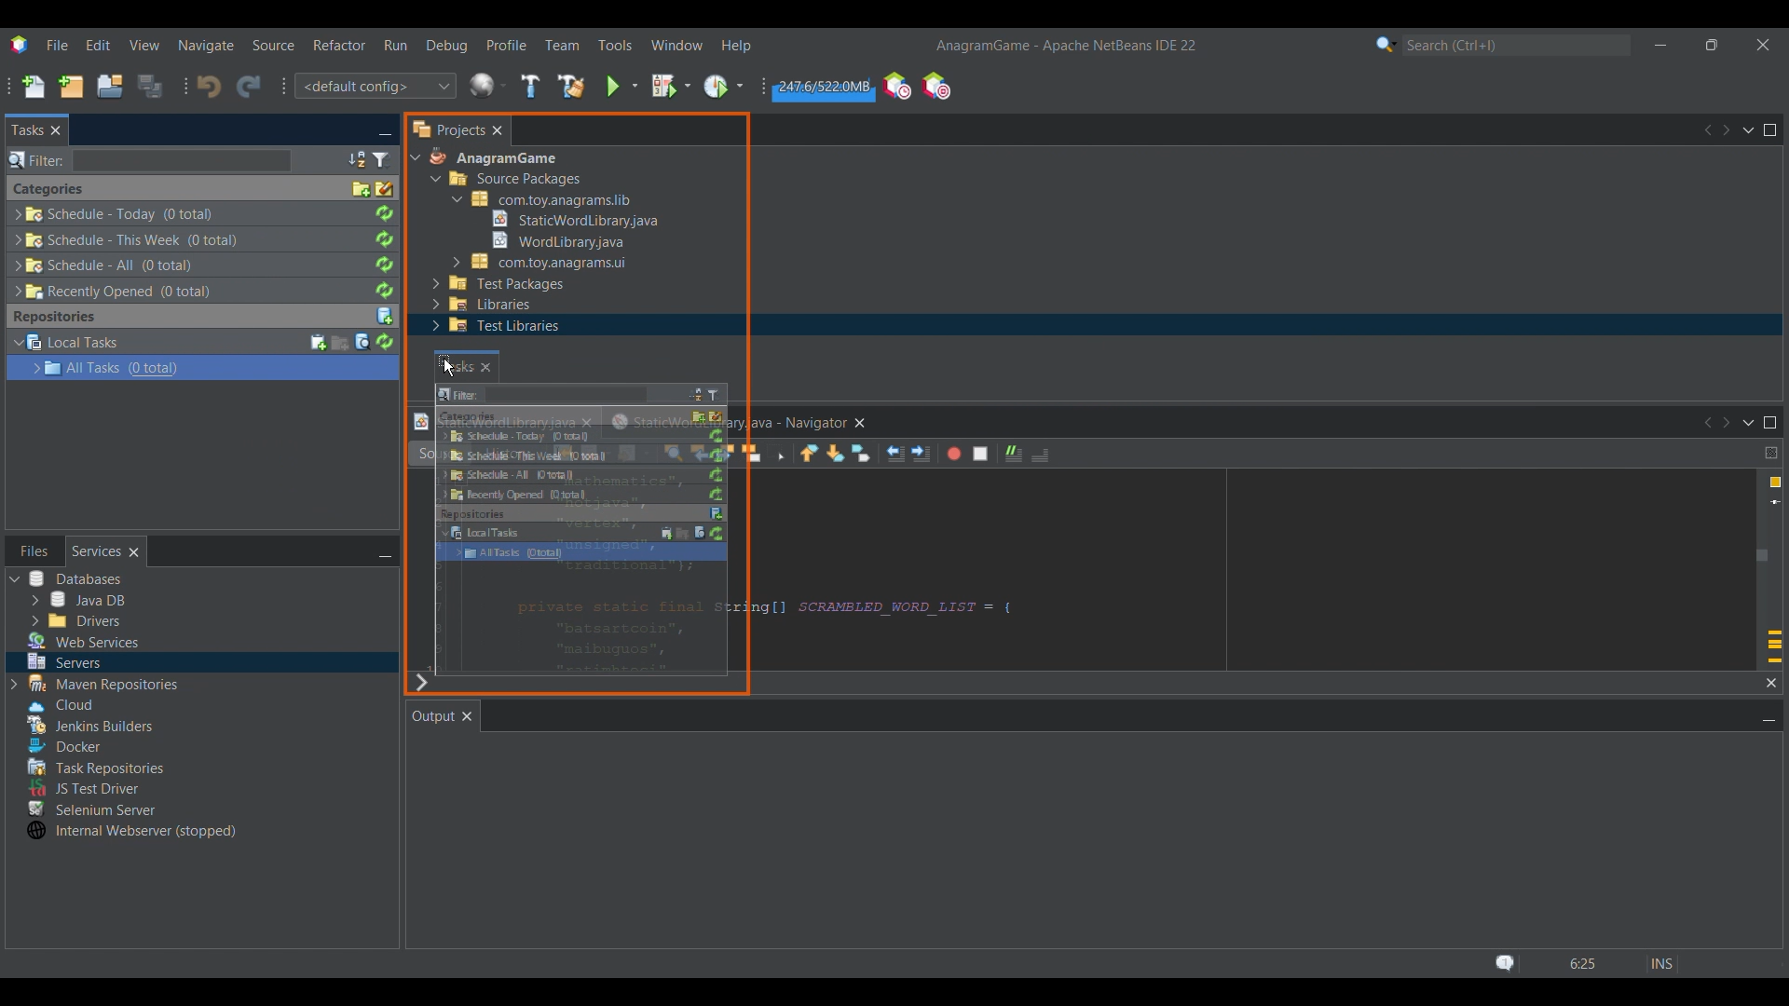  I want to click on Show in a smaller tab, so click(1712, 45).